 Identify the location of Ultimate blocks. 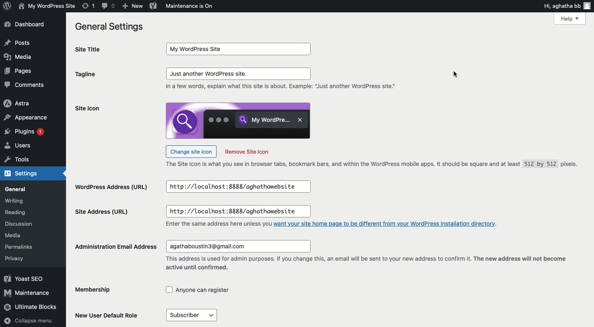
(31, 308).